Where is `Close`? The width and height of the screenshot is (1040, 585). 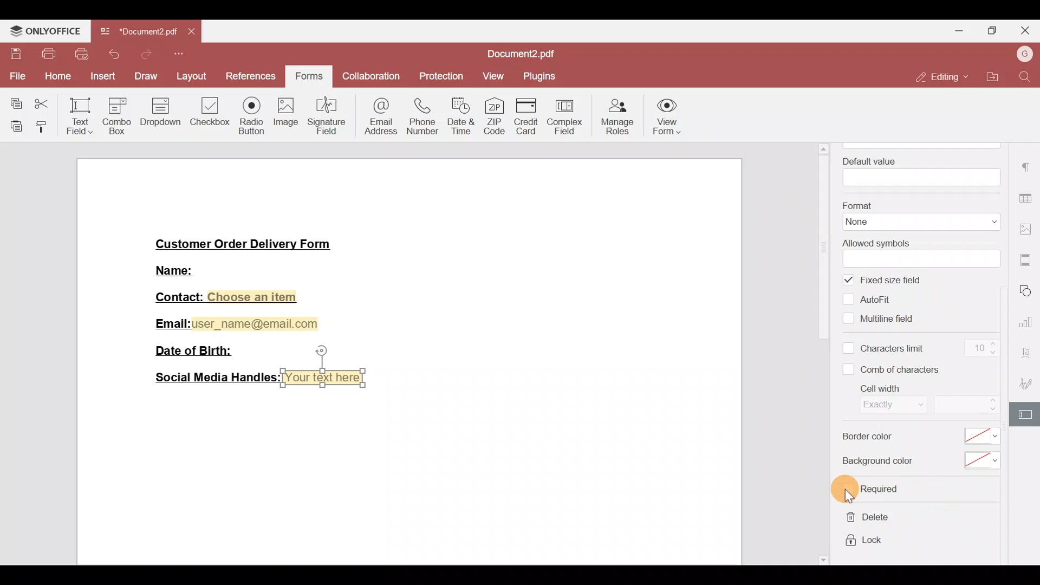 Close is located at coordinates (1027, 31).